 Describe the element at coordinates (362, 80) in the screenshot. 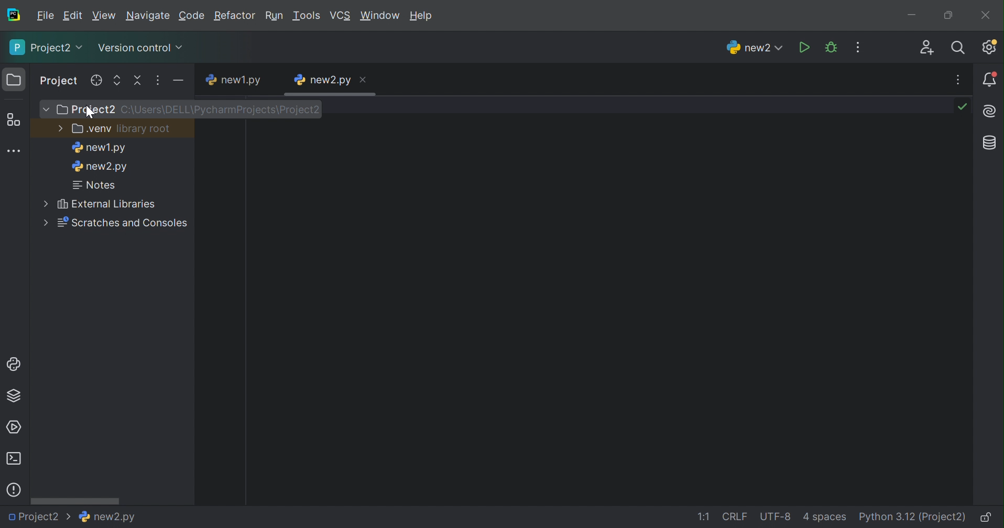

I see `Close` at that location.